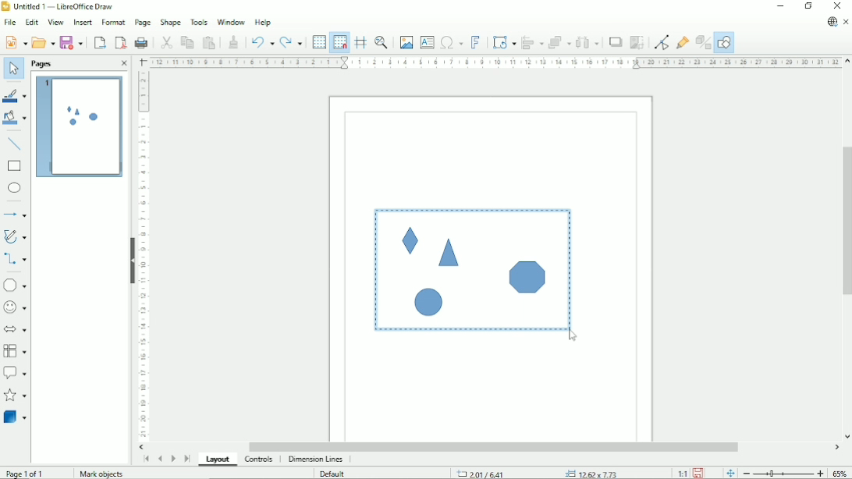 This screenshot has width=852, height=479. Describe the element at coordinates (161, 457) in the screenshot. I see `Scroll to previous page` at that location.